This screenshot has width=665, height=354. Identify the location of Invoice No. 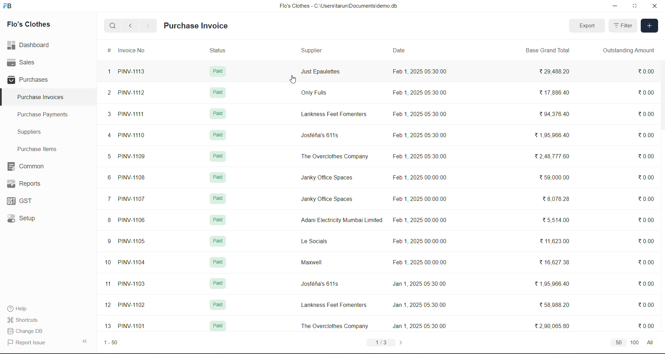
(134, 50).